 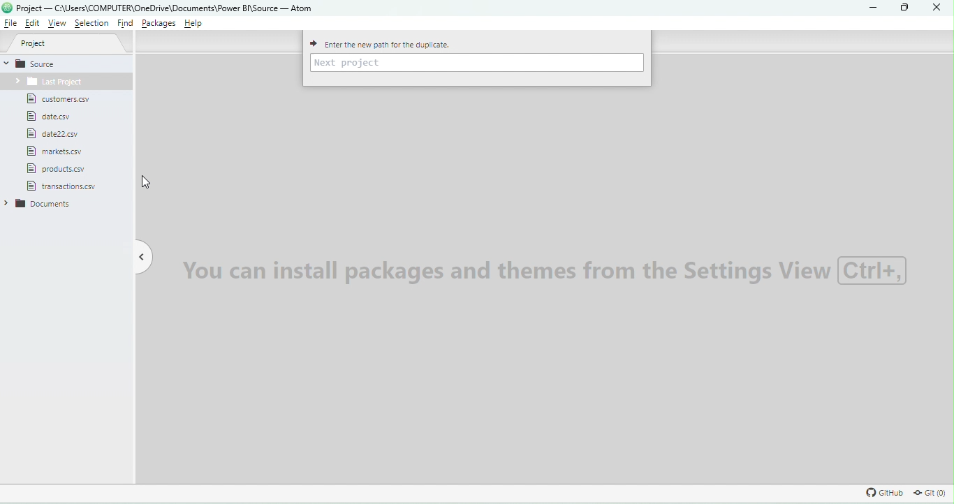 I want to click on Project, so click(x=68, y=44).